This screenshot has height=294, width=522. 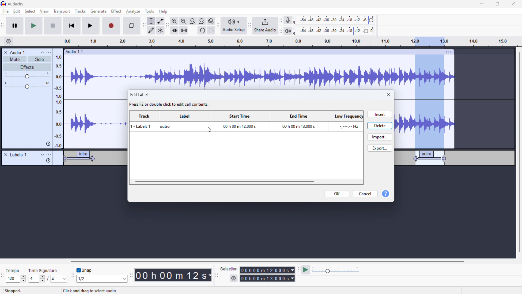 What do you see at coordinates (337, 194) in the screenshot?
I see `ok` at bounding box center [337, 194].